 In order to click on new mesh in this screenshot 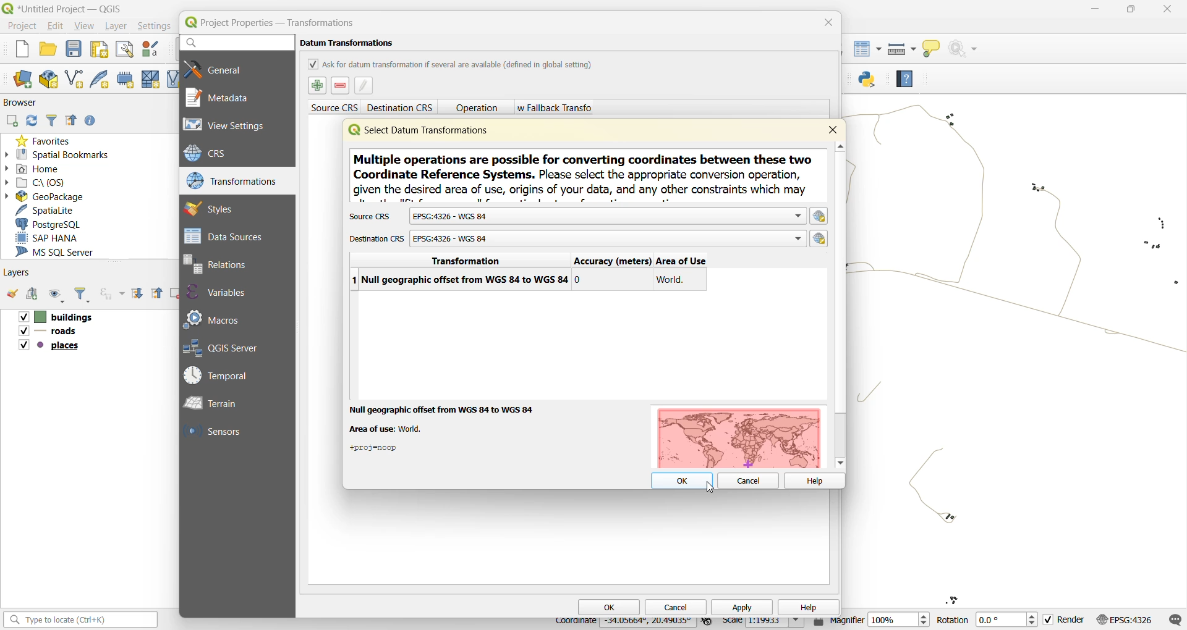, I will do `click(149, 79)`.